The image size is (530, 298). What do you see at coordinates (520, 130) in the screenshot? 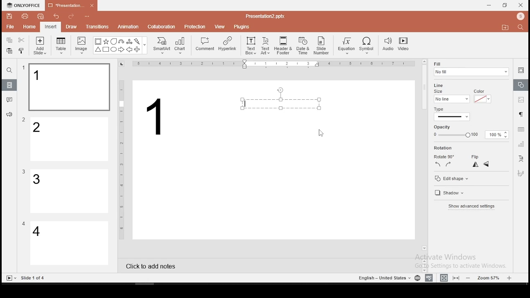
I see `table settings` at bounding box center [520, 130].